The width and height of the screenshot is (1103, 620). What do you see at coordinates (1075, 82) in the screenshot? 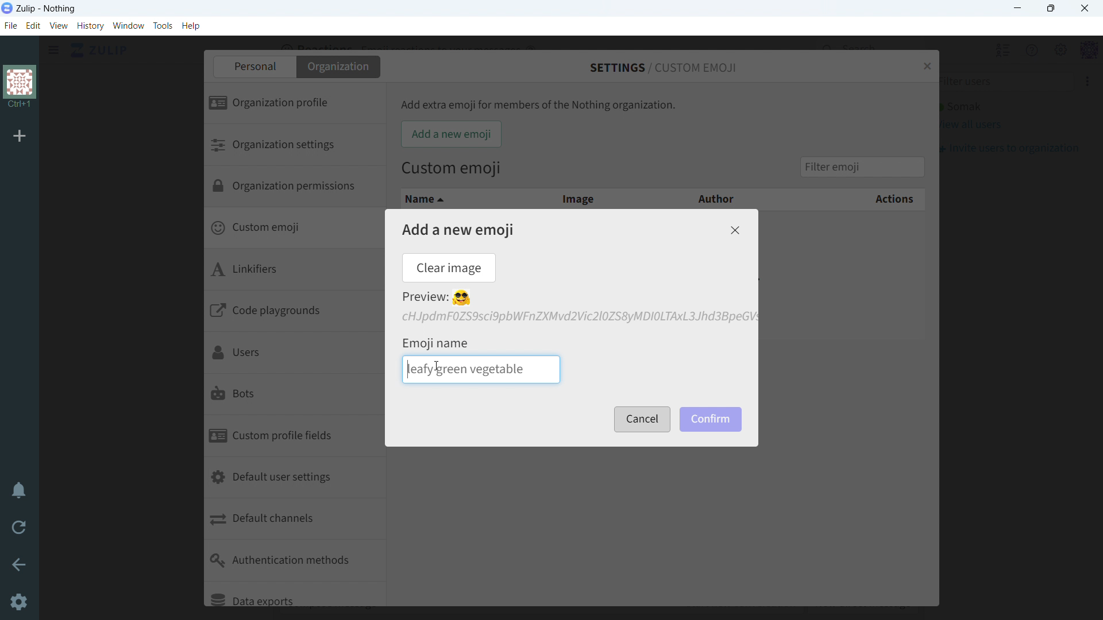
I see `invite users` at bounding box center [1075, 82].